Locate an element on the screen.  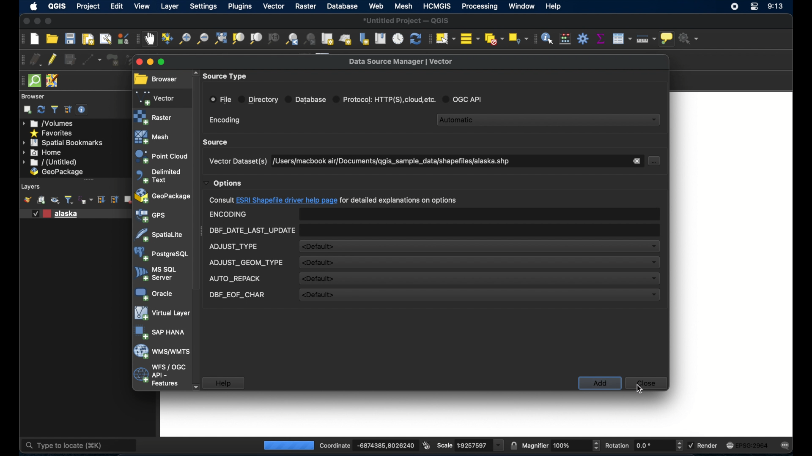
source is located at coordinates (217, 142).